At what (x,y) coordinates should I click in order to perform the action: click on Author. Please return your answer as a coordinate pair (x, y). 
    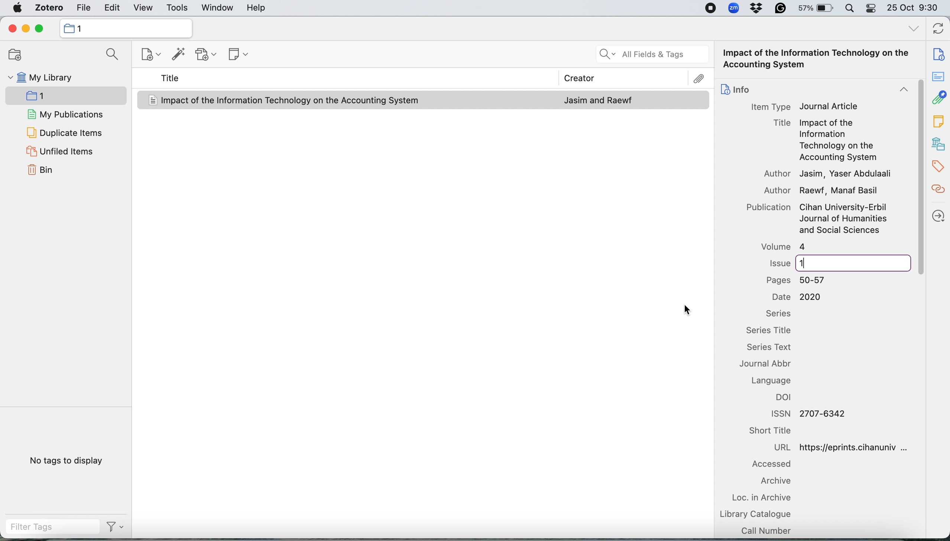
    Looking at the image, I should click on (777, 174).